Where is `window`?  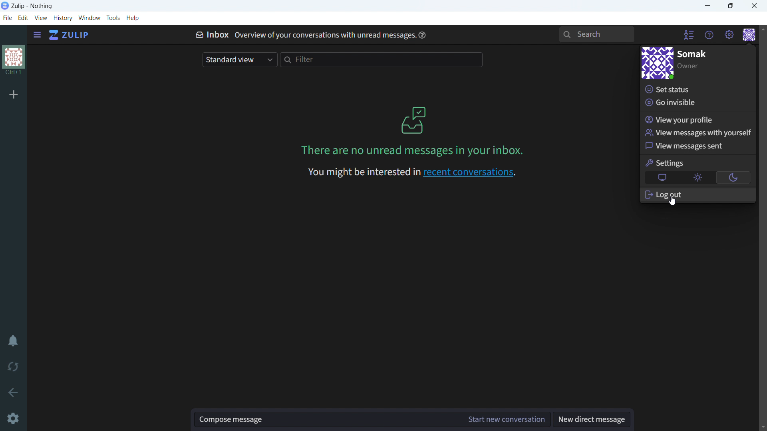
window is located at coordinates (90, 18).